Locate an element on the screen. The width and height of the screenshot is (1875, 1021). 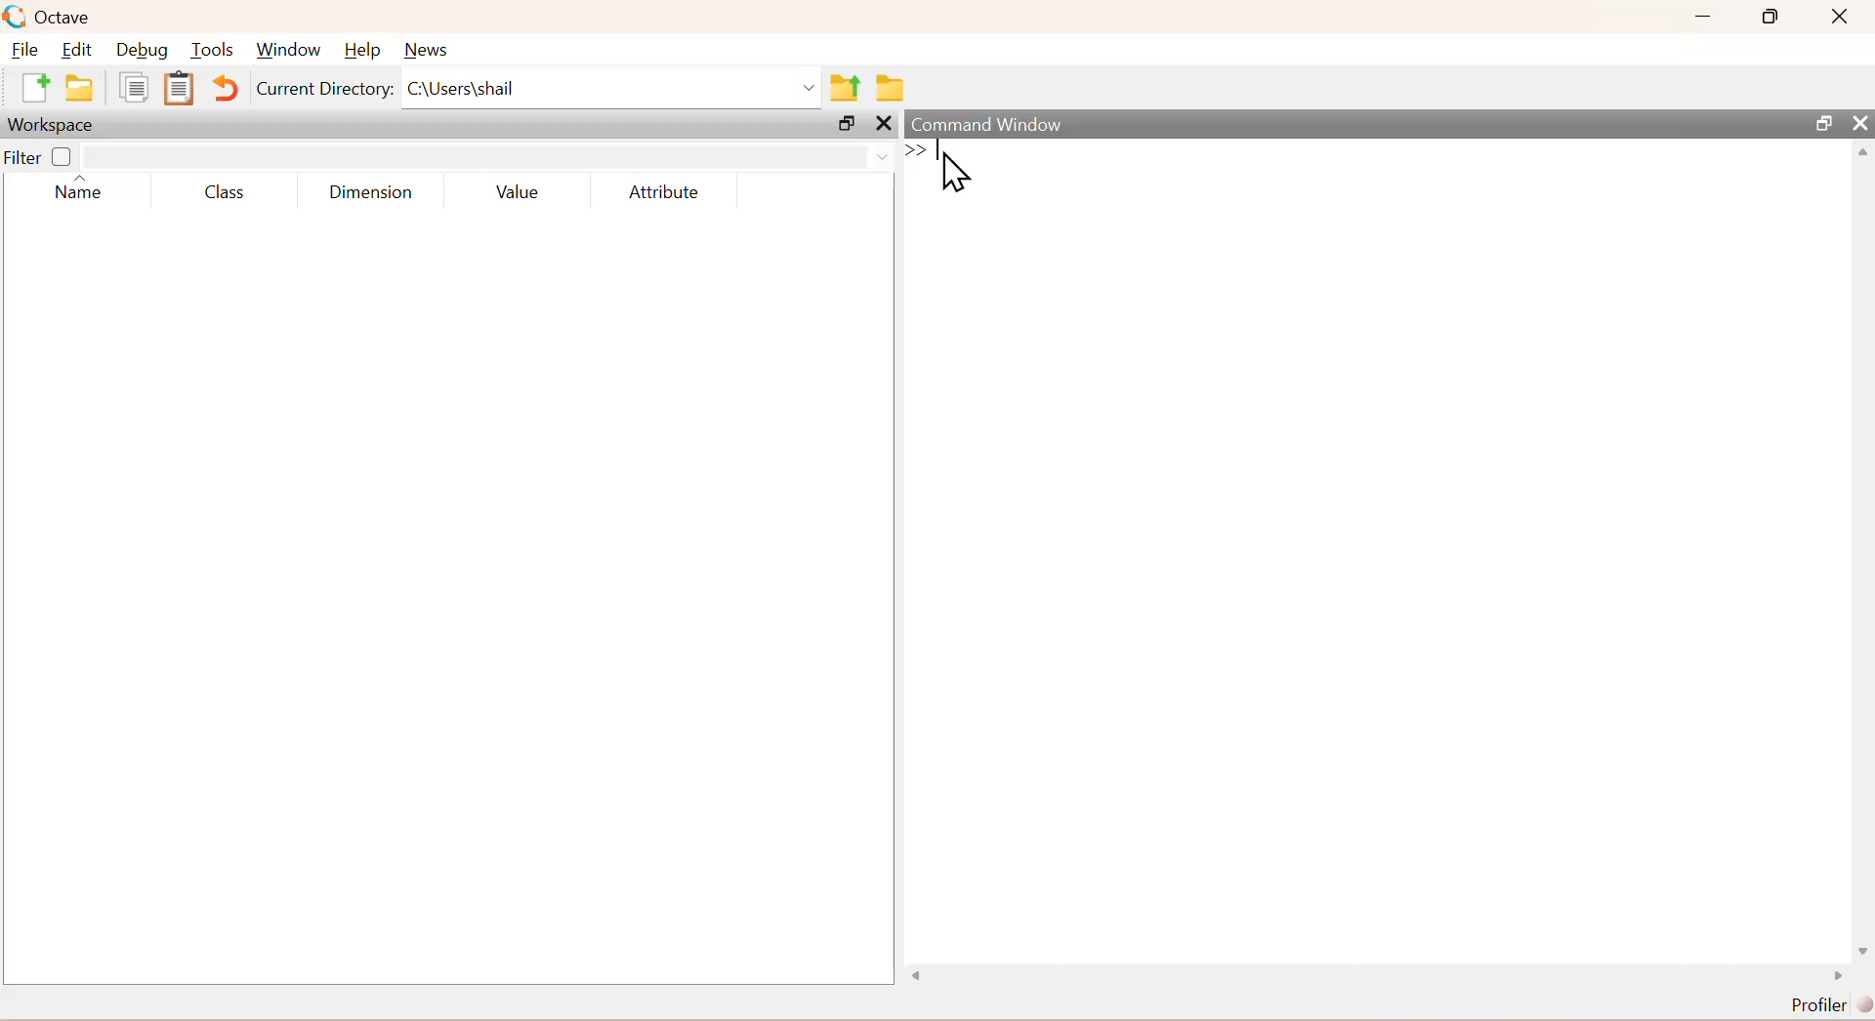
Maximize/Restore is located at coordinates (1773, 17).